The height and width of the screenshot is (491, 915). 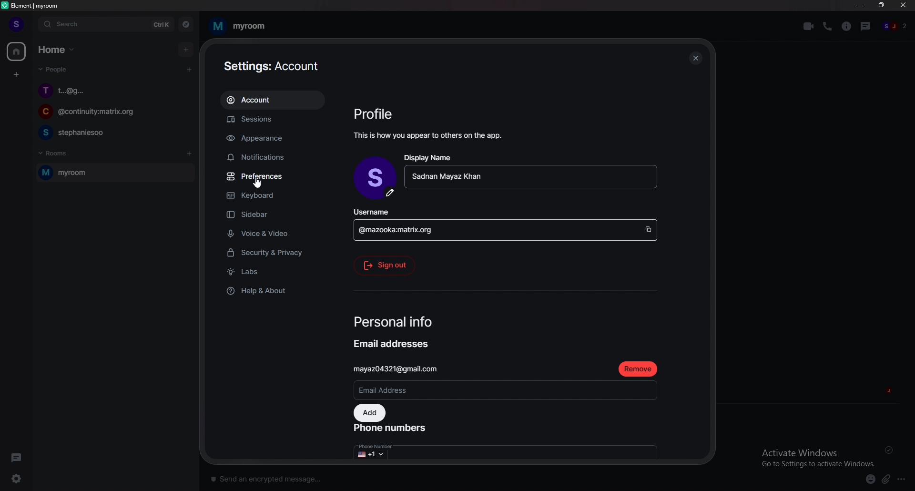 What do you see at coordinates (186, 24) in the screenshot?
I see `explore room` at bounding box center [186, 24].